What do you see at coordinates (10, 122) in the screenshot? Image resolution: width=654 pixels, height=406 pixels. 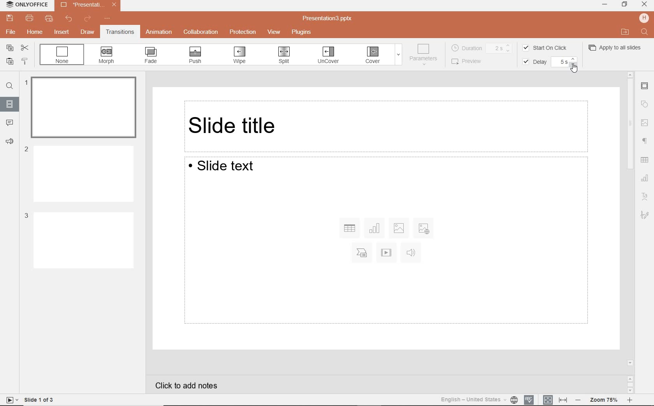 I see `comment` at bounding box center [10, 122].